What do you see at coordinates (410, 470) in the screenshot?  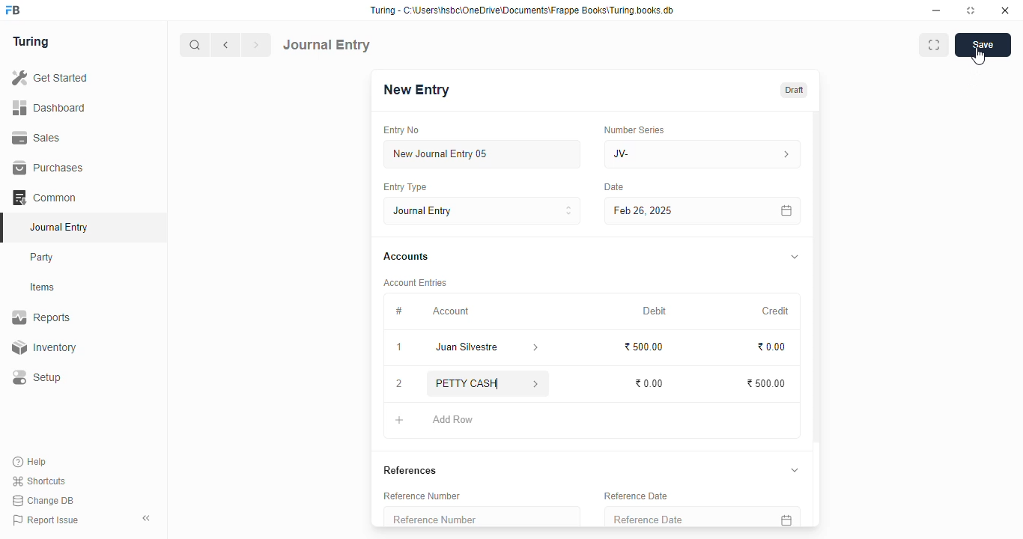 I see `references` at bounding box center [410, 470].